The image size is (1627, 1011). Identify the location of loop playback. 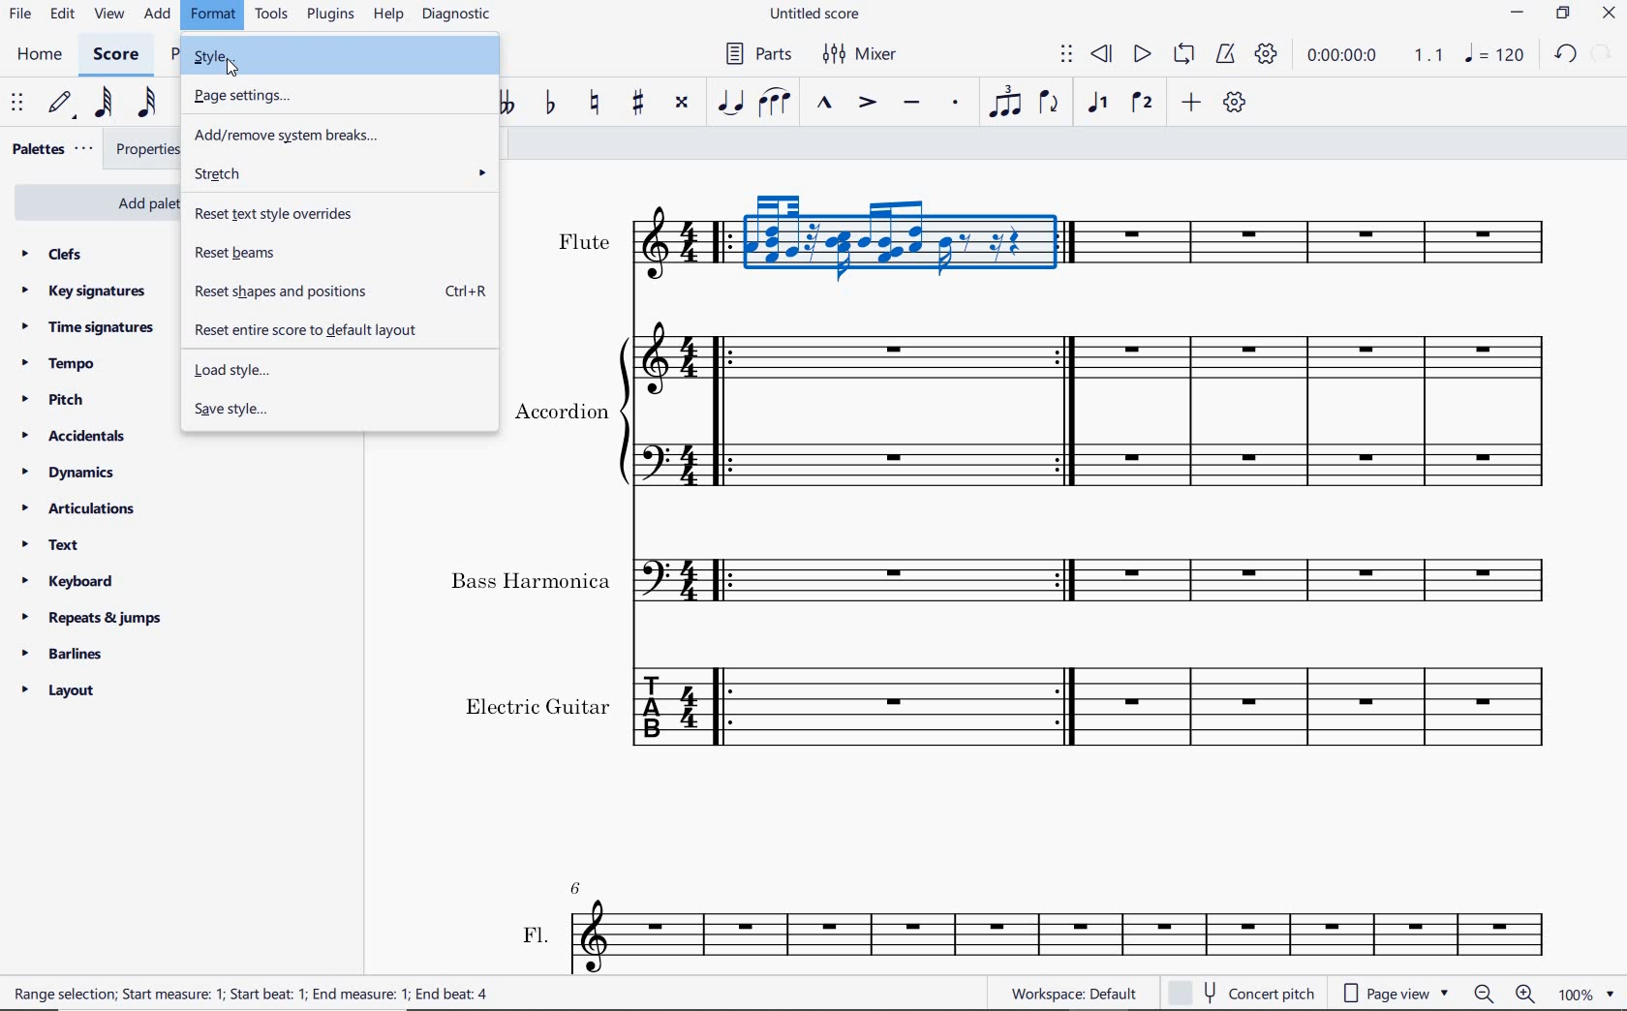
(1182, 55).